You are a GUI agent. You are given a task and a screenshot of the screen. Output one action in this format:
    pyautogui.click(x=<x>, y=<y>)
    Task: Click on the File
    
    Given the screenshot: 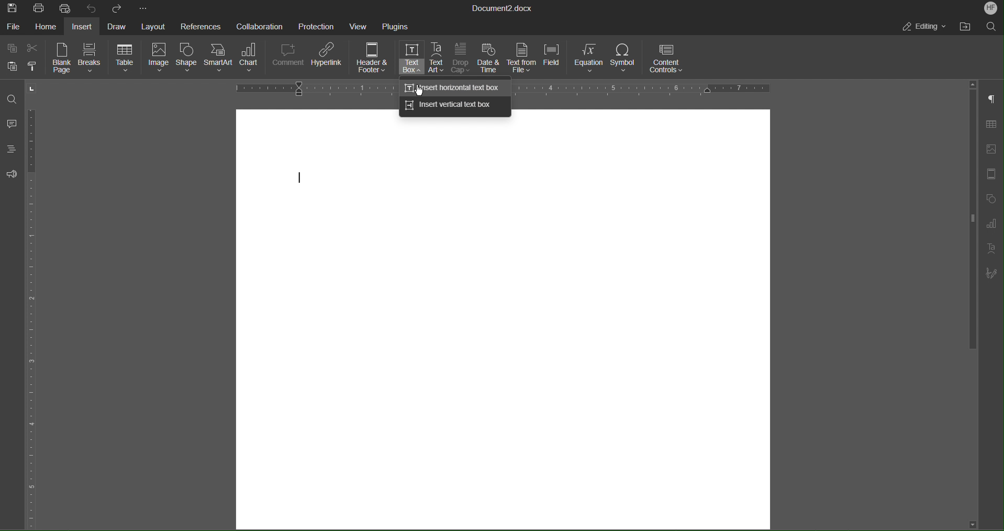 What is the action you would take?
    pyautogui.click(x=14, y=25)
    